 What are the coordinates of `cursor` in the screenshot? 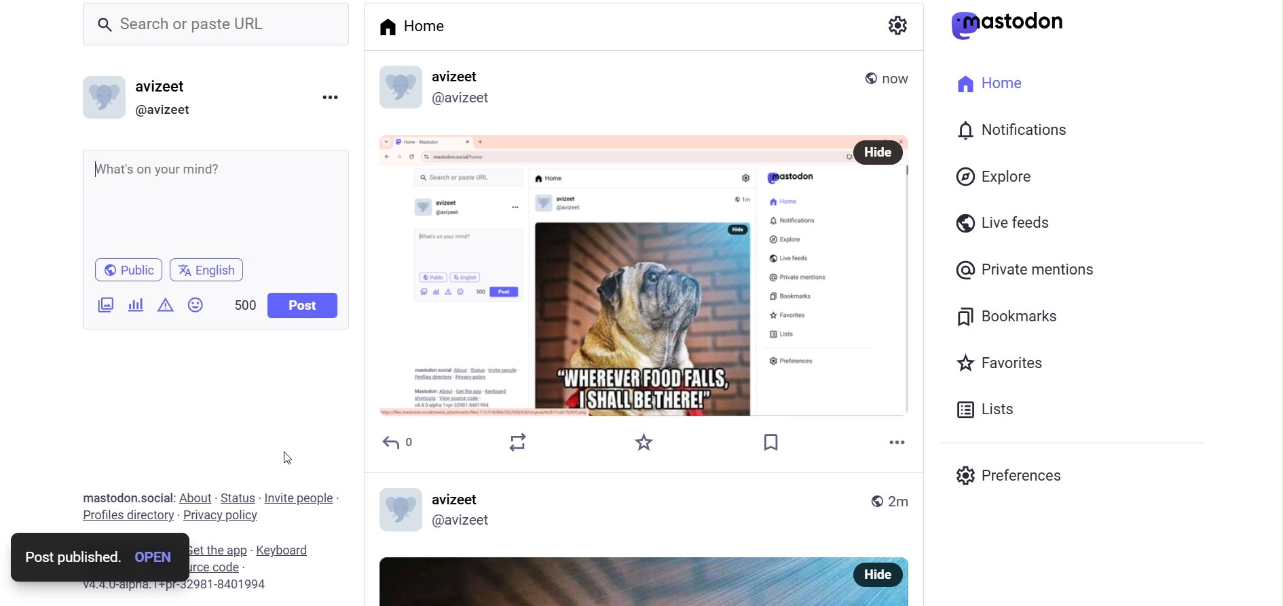 It's located at (291, 453).